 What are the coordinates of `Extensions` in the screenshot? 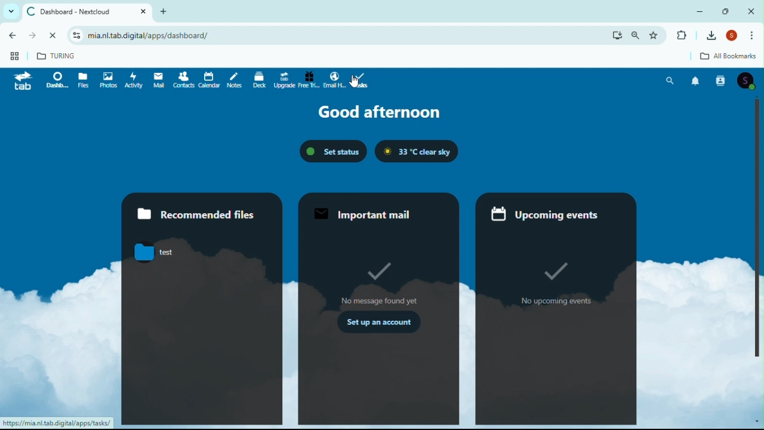 It's located at (681, 36).